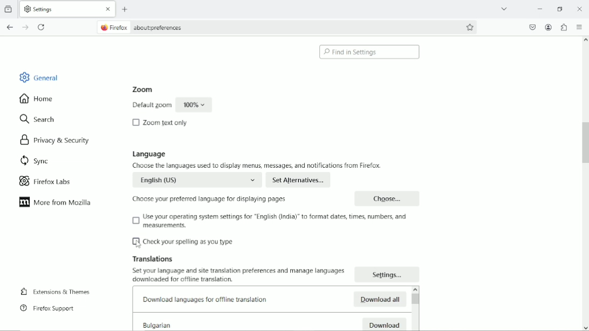 Image resolution: width=589 pixels, height=331 pixels. Describe the element at coordinates (209, 200) in the screenshot. I see `Choose your preferred language for displaying pages.` at that location.